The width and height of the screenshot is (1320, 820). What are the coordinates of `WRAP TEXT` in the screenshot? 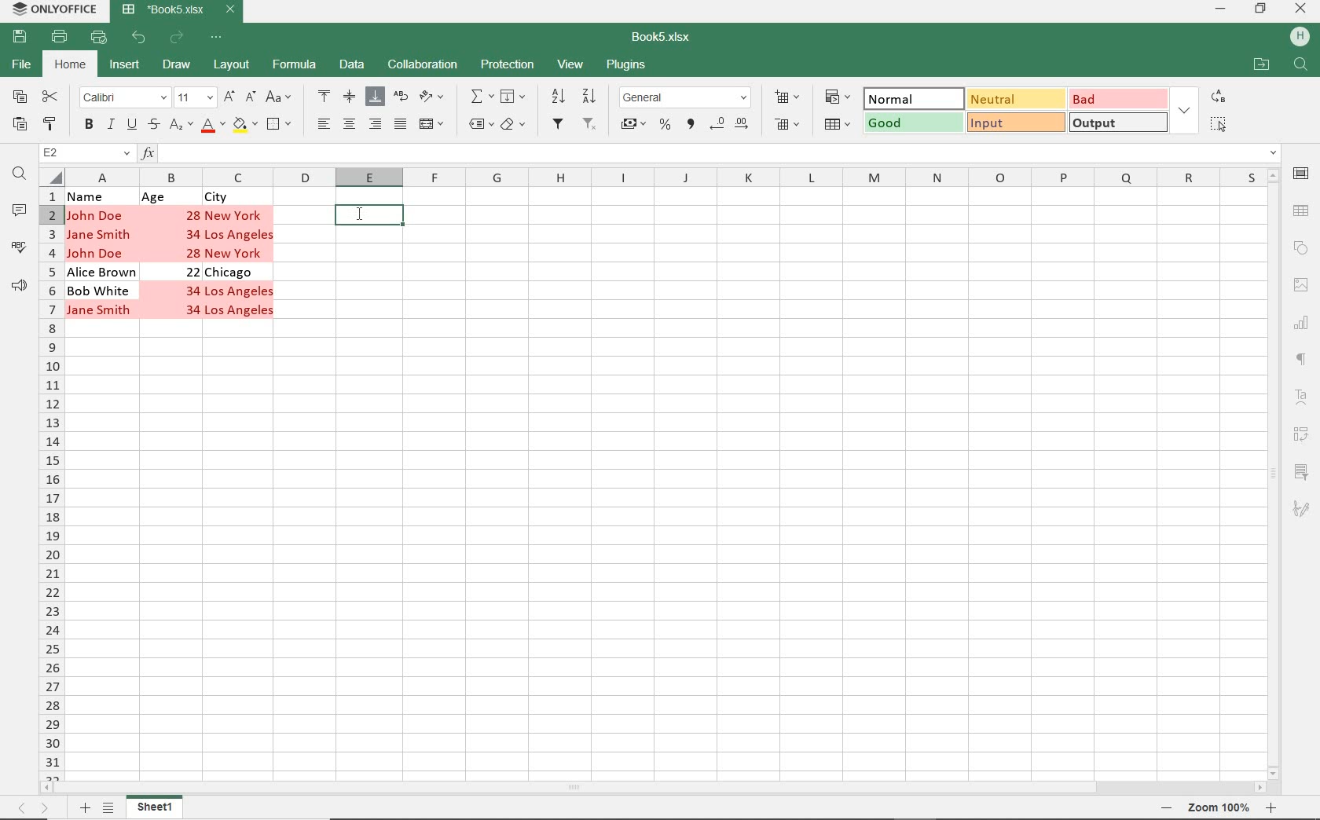 It's located at (401, 100).